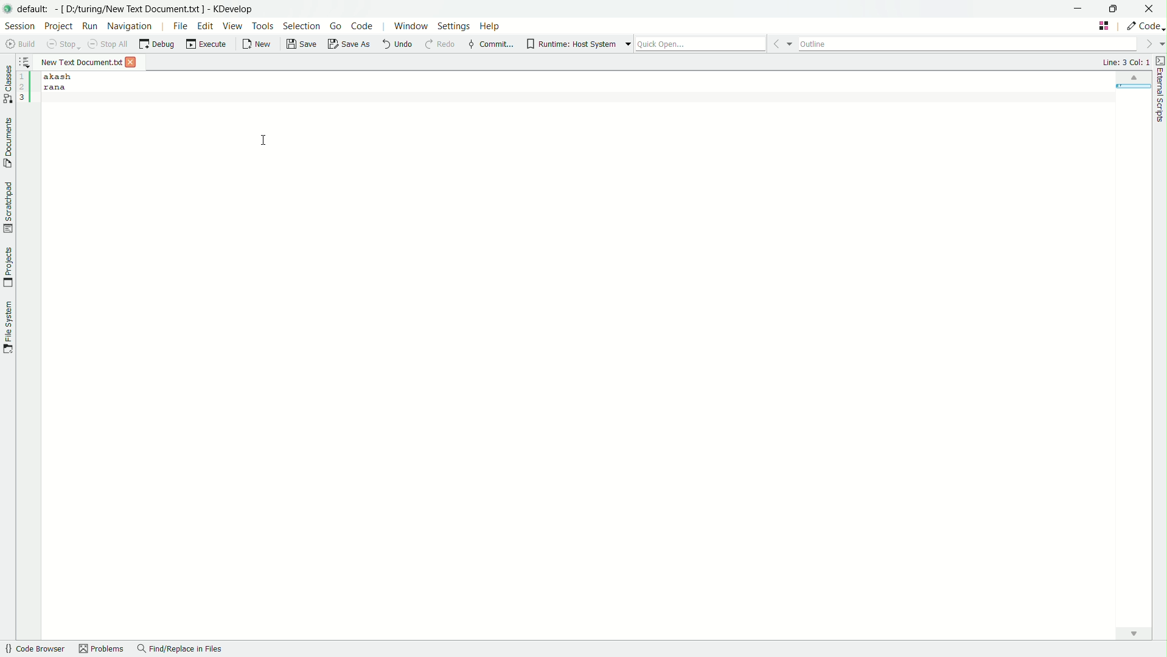 The width and height of the screenshot is (1167, 657). I want to click on toggle scratchpad , so click(9, 208).